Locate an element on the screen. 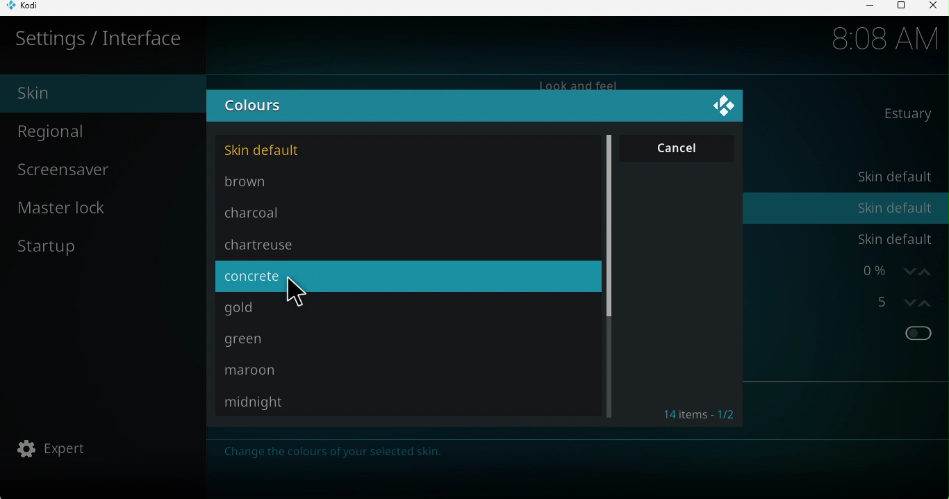 This screenshot has width=949, height=499. Regional is located at coordinates (81, 133).